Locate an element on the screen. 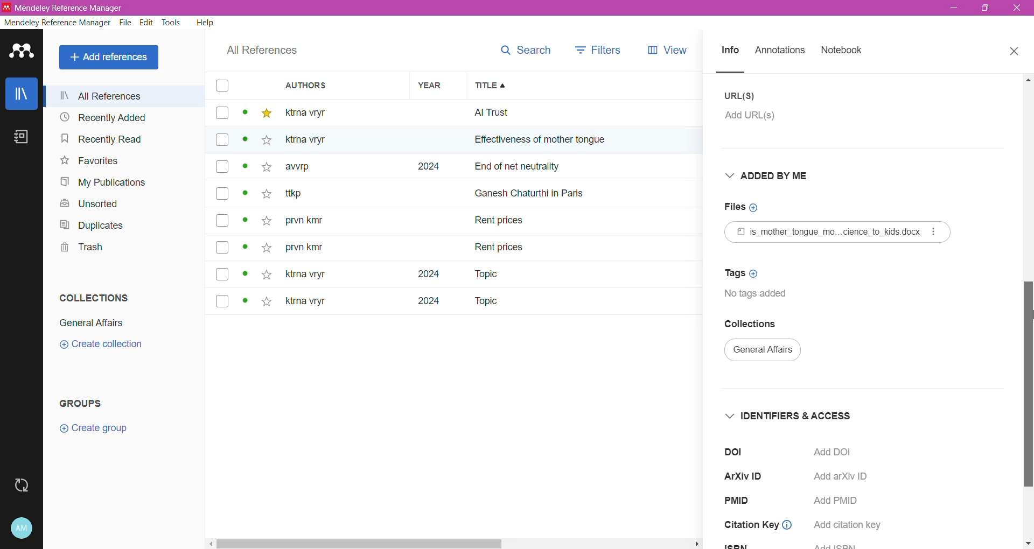 The height and width of the screenshot is (549, 1034). dot  is located at coordinates (244, 223).